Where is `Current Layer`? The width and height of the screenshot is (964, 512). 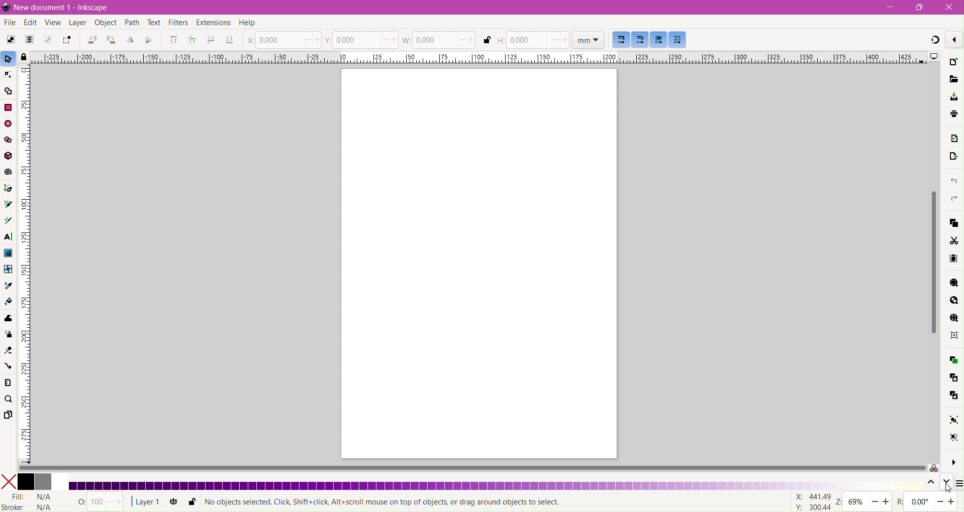 Current Layer is located at coordinates (146, 502).